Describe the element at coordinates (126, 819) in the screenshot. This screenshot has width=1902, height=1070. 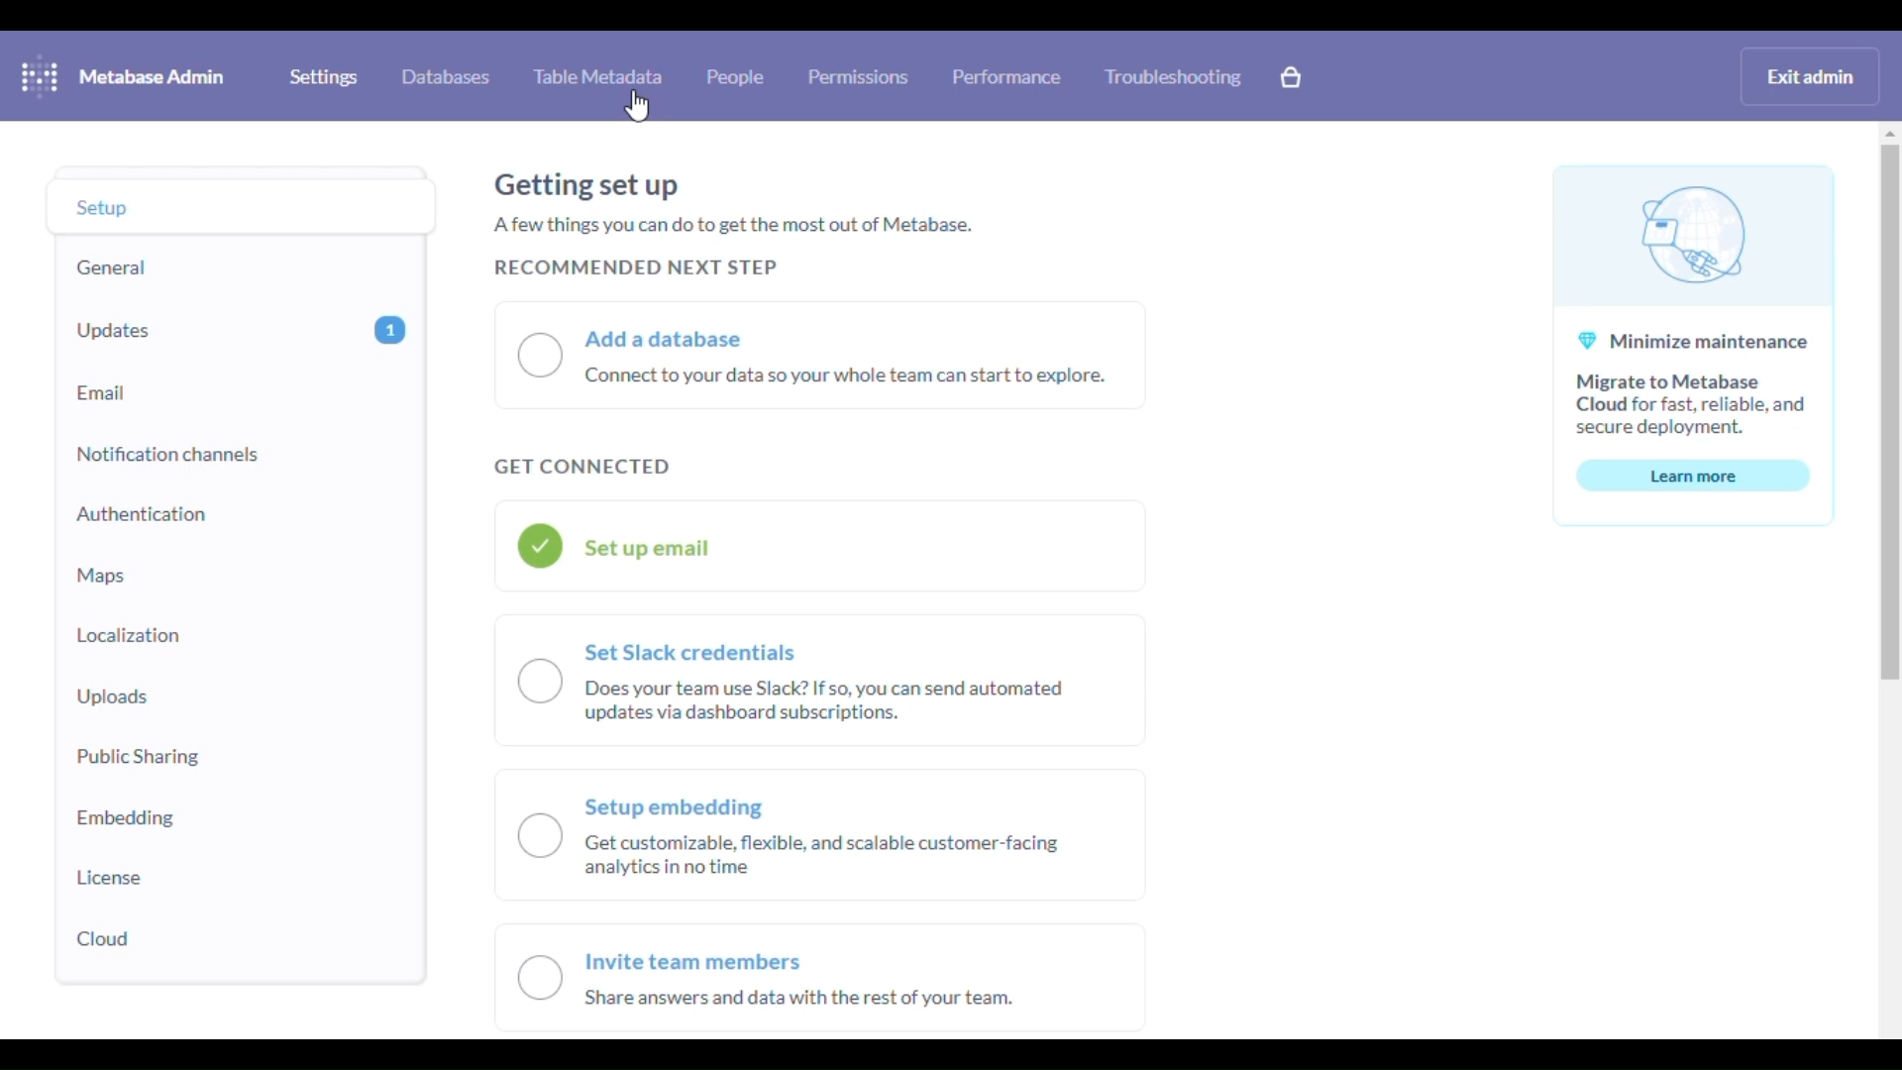
I see `embedding` at that location.